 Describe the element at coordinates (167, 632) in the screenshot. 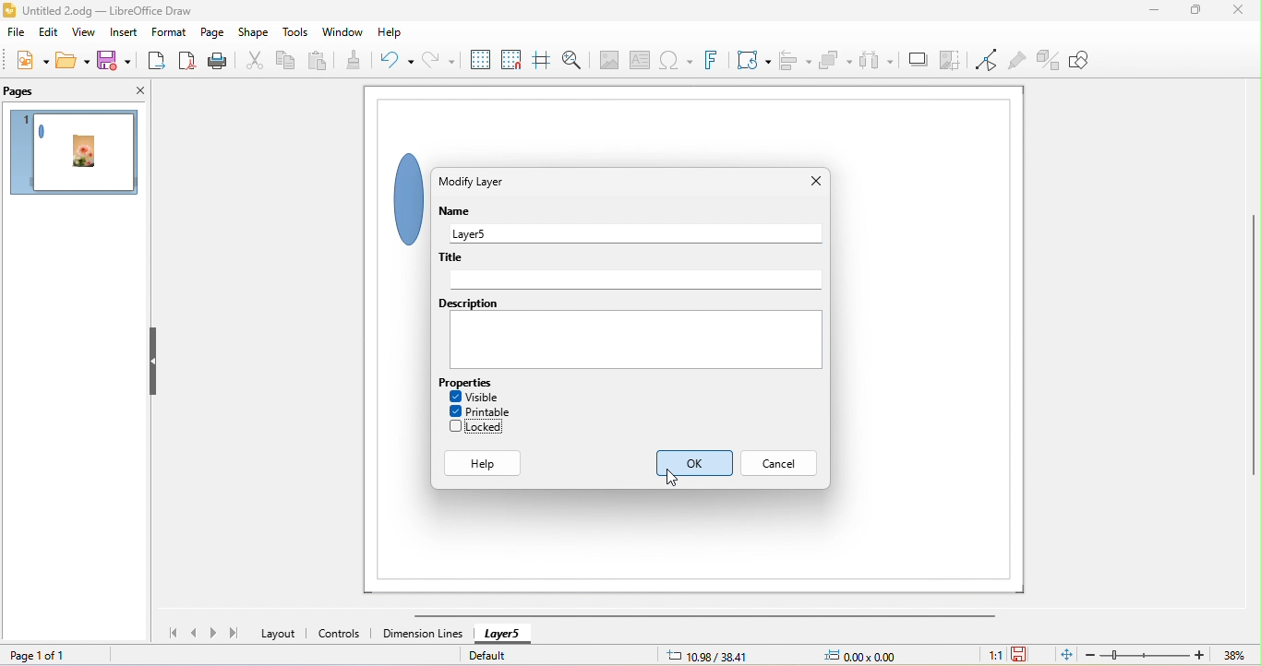

I see `first page` at that location.